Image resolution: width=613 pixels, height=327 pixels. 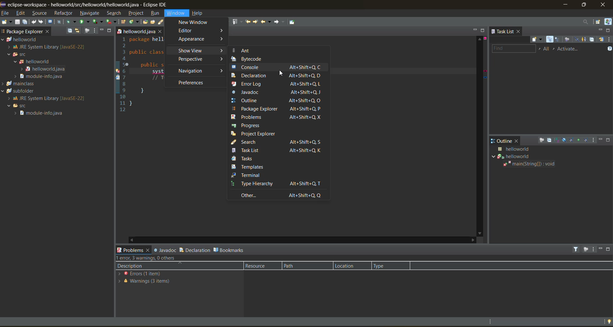 I want to click on package explorer, so click(x=21, y=32).